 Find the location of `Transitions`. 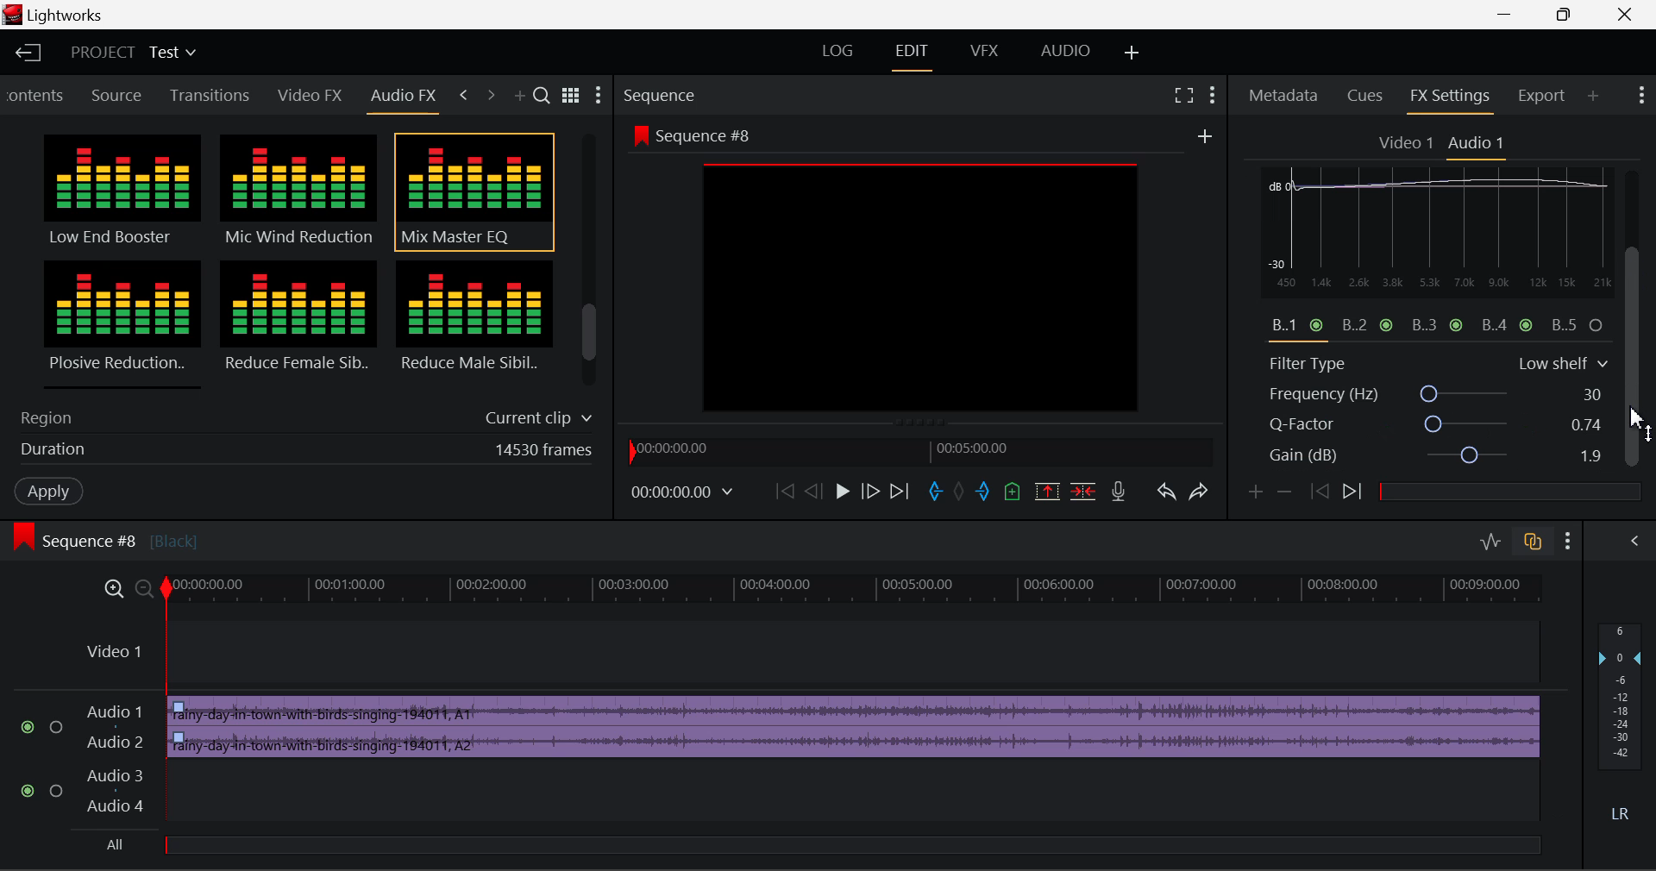

Transitions is located at coordinates (210, 95).